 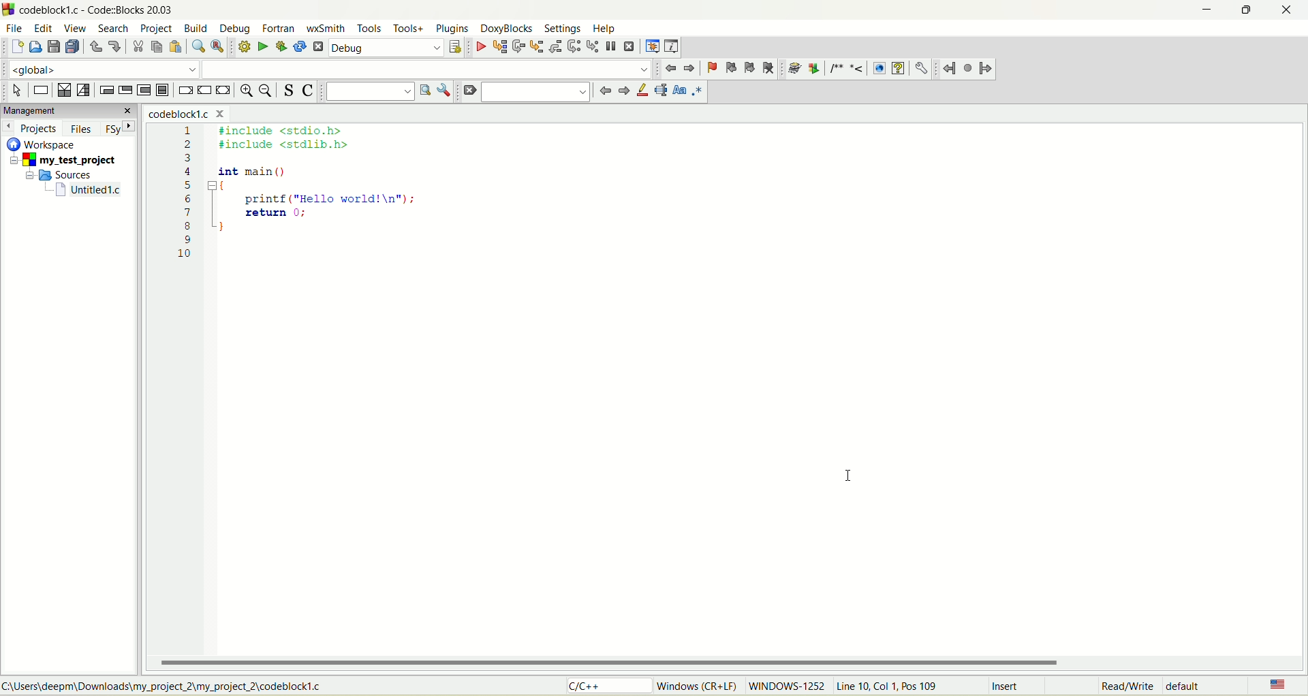 What do you see at coordinates (95, 49) in the screenshot?
I see `undo` at bounding box center [95, 49].